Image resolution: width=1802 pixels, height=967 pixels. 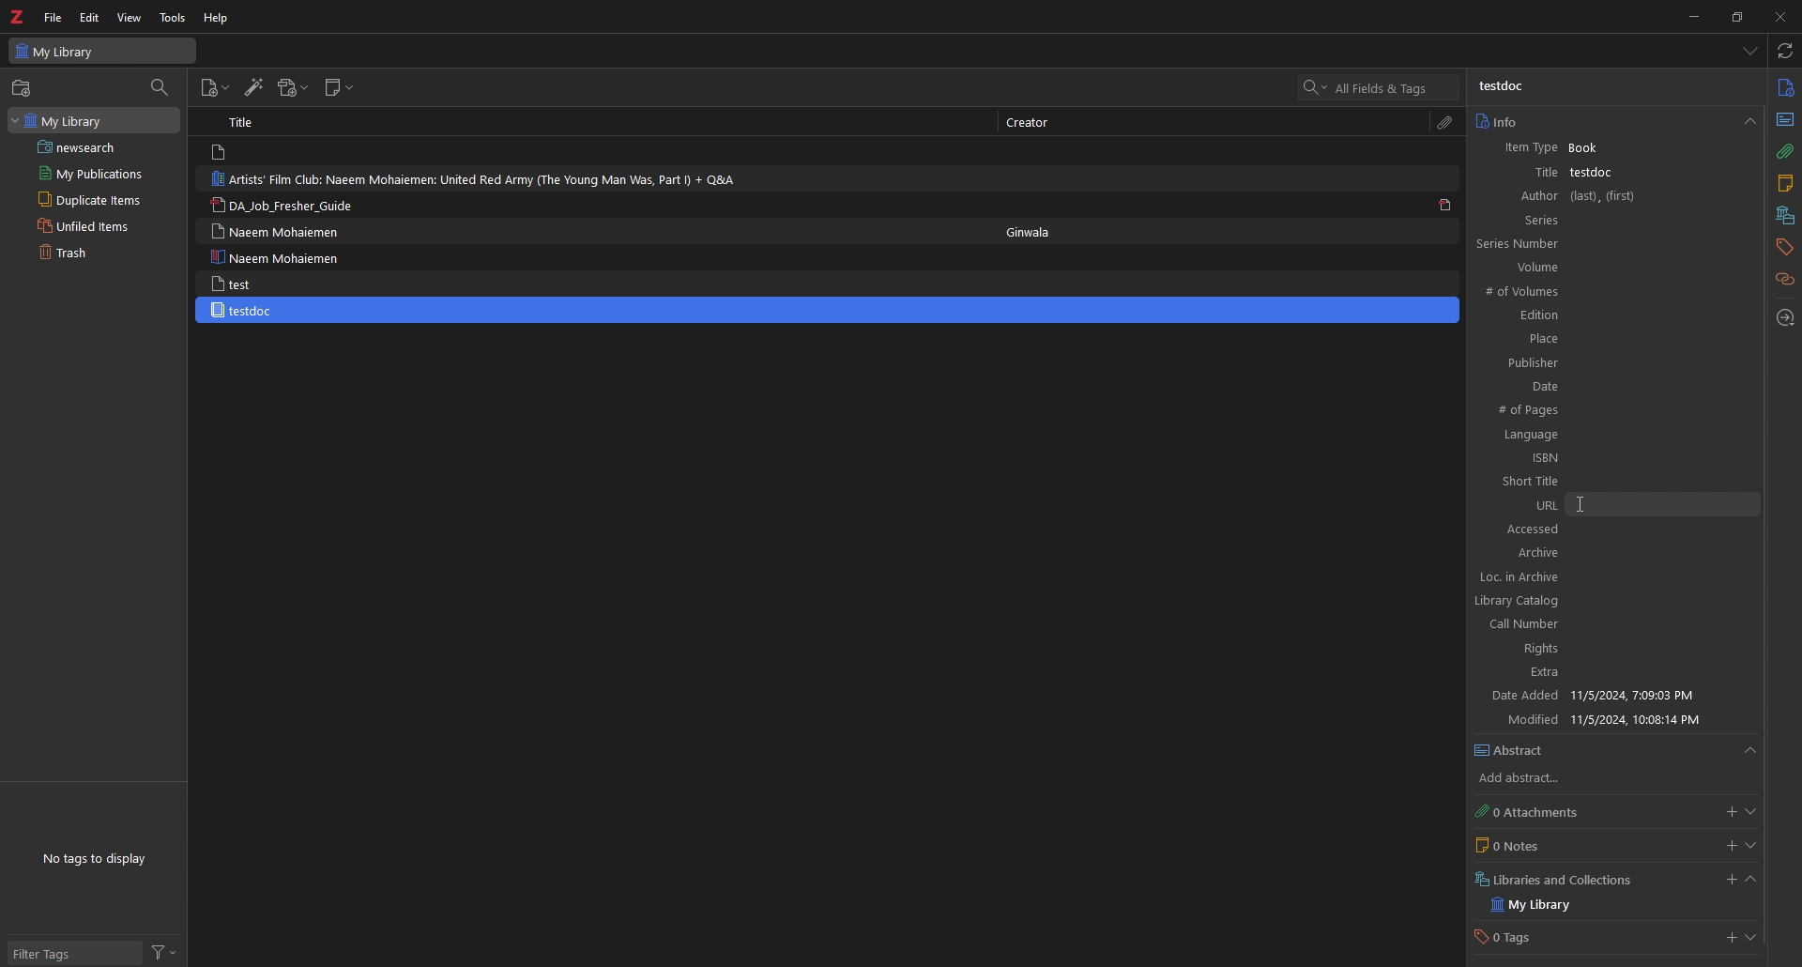 What do you see at coordinates (1728, 811) in the screenshot?
I see `add attachments` at bounding box center [1728, 811].